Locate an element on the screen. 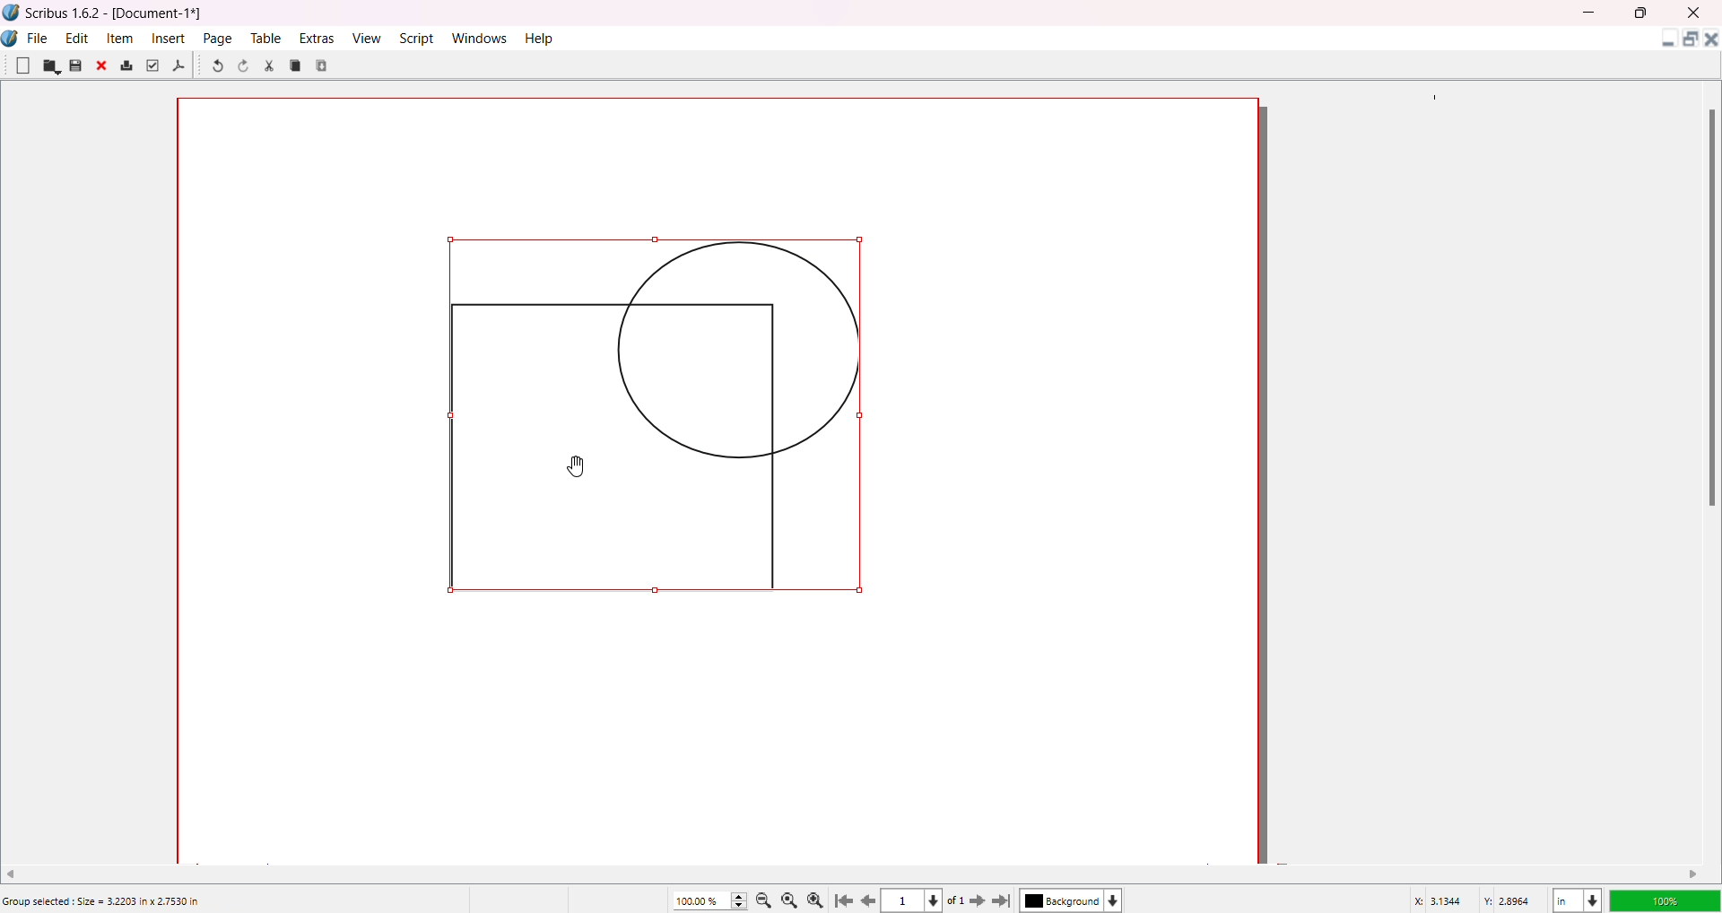  Zoom out is located at coordinates (767, 900).